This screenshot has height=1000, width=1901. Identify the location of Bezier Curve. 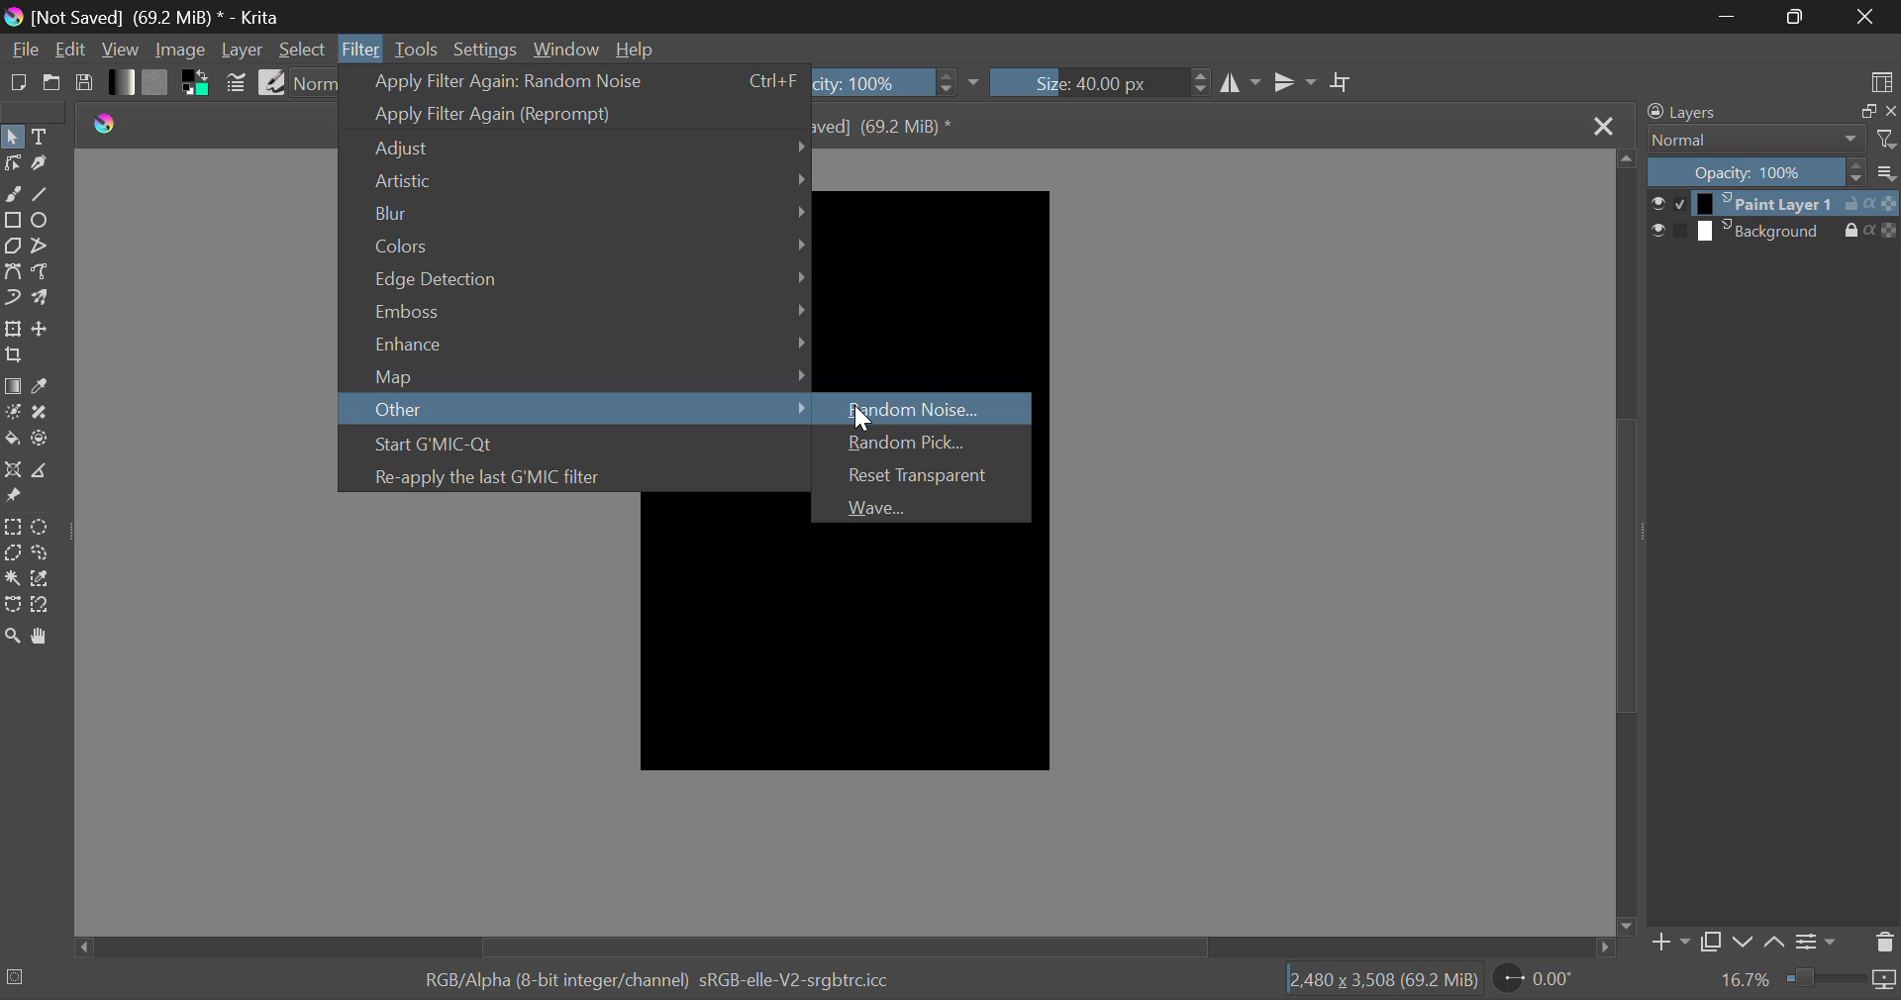
(12, 605).